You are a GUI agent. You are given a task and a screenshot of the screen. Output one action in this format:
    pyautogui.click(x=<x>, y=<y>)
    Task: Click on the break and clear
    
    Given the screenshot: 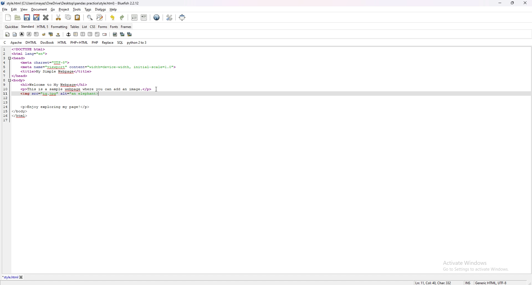 What is the action you would take?
    pyautogui.click(x=51, y=34)
    